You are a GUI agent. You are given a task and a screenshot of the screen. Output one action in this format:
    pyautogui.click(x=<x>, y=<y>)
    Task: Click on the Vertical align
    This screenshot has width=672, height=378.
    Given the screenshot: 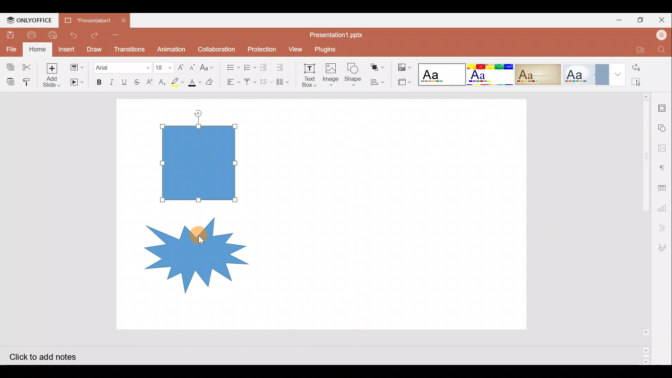 What is the action you would take?
    pyautogui.click(x=248, y=80)
    